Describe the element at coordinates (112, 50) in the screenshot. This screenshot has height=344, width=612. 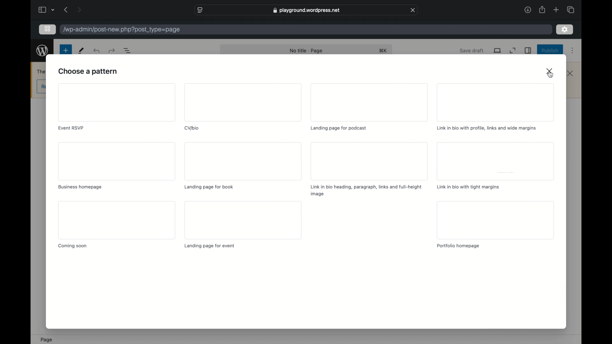
I see `undo` at that location.